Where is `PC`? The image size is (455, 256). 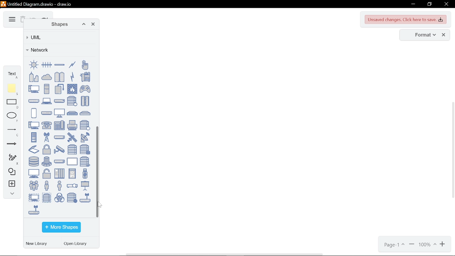
PC is located at coordinates (34, 125).